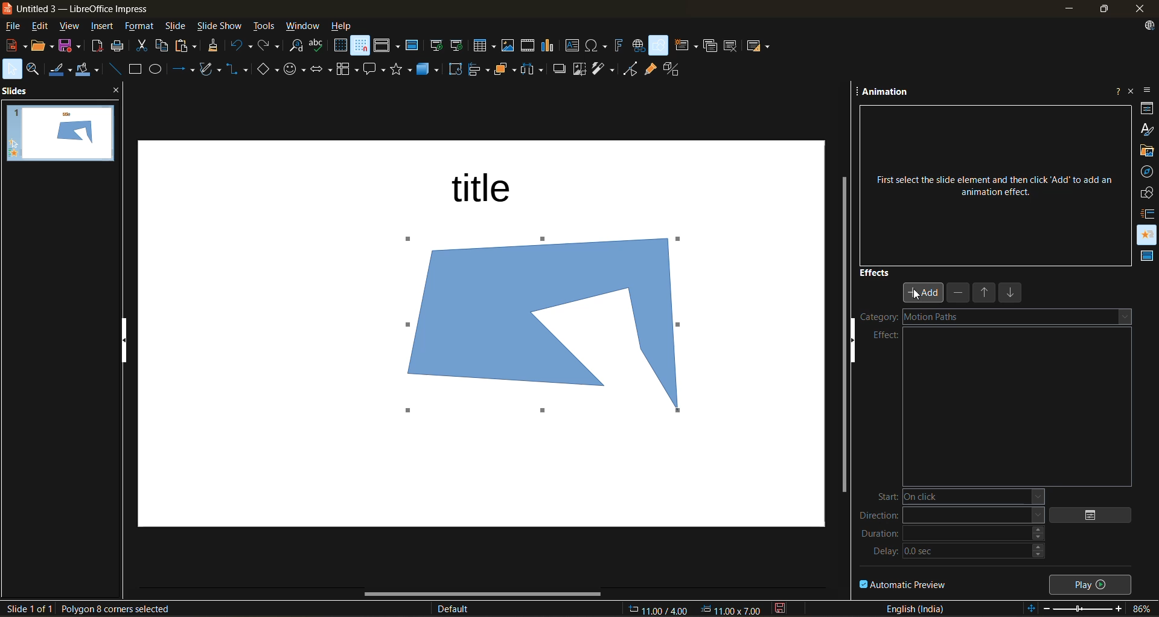 The width and height of the screenshot is (1159, 617). Describe the element at coordinates (1139, 608) in the screenshot. I see `zoom factor` at that location.